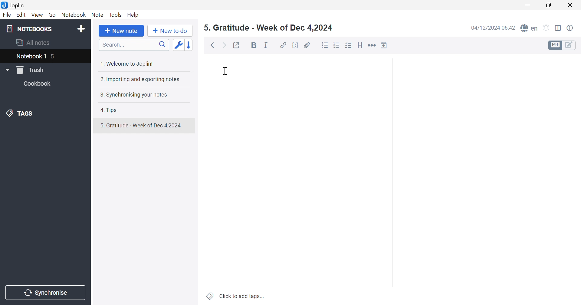  Describe the element at coordinates (115, 15) in the screenshot. I see `Tools` at that location.